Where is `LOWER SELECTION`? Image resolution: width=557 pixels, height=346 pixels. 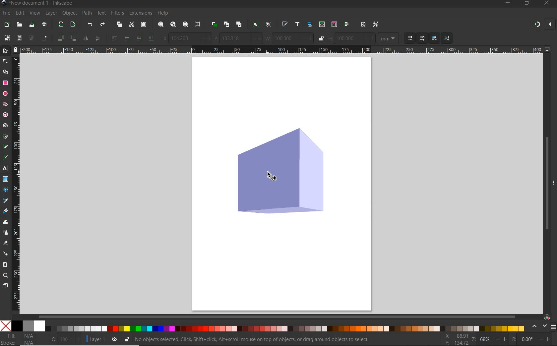 LOWER SELECTION is located at coordinates (138, 38).